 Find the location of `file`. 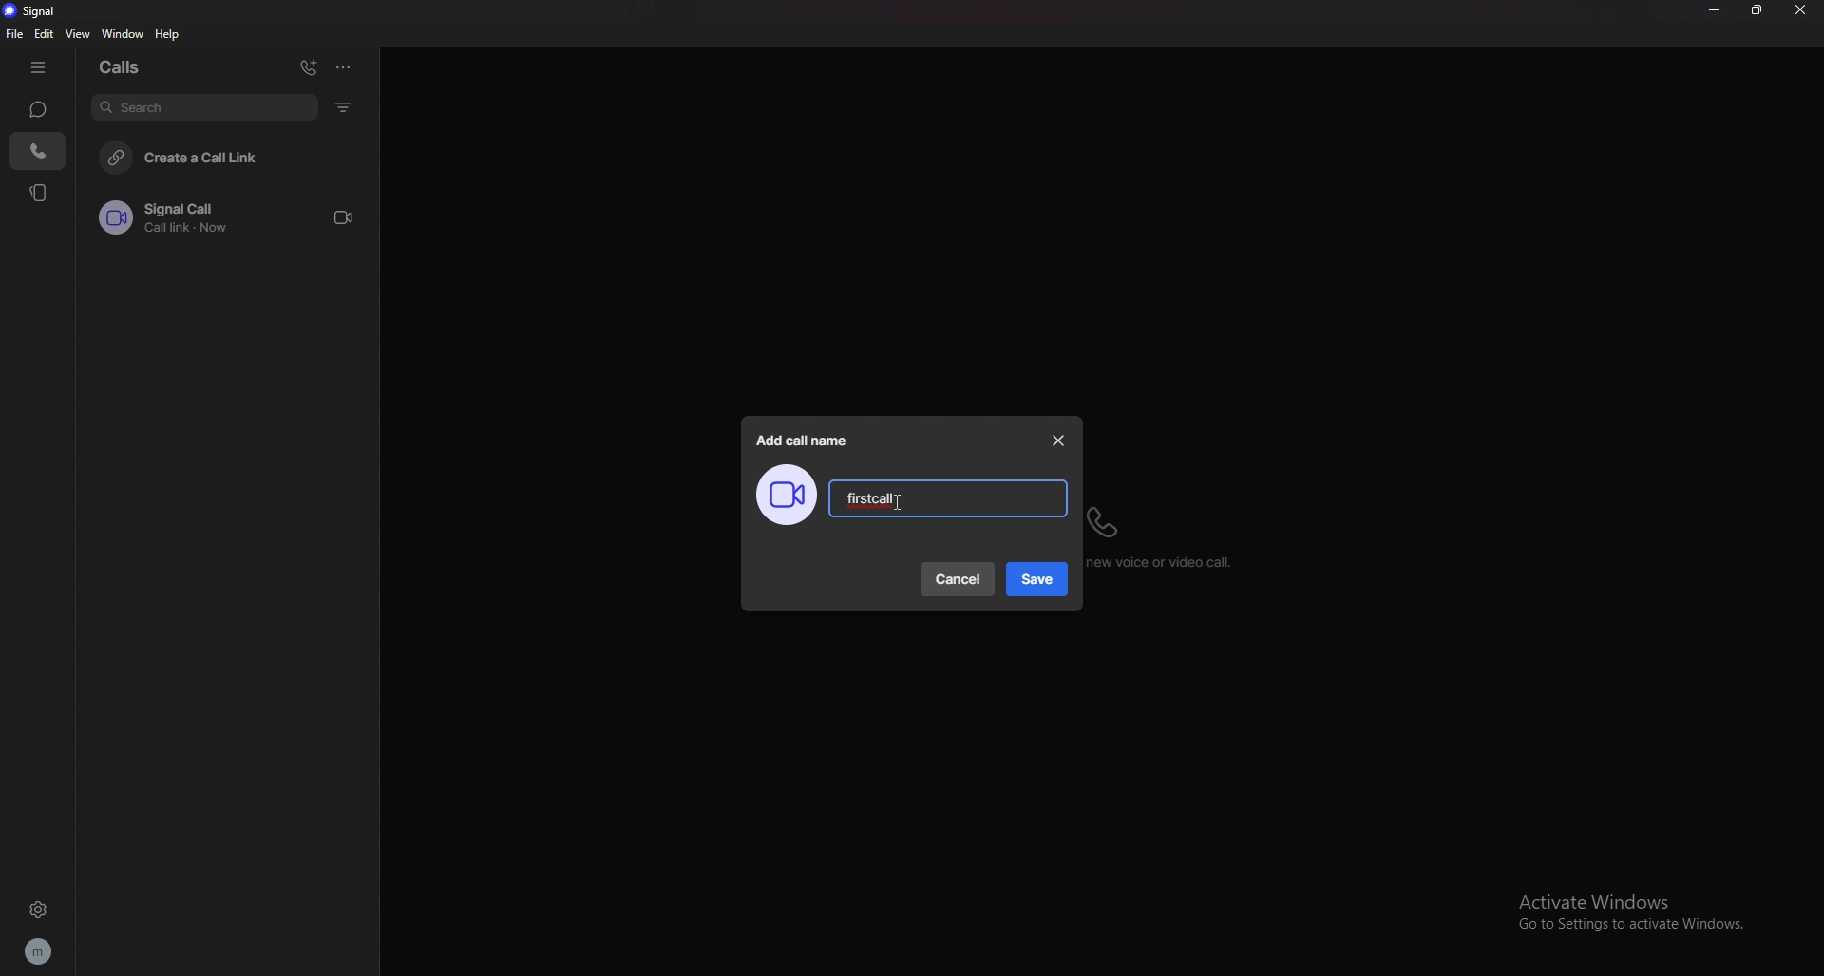

file is located at coordinates (15, 34).